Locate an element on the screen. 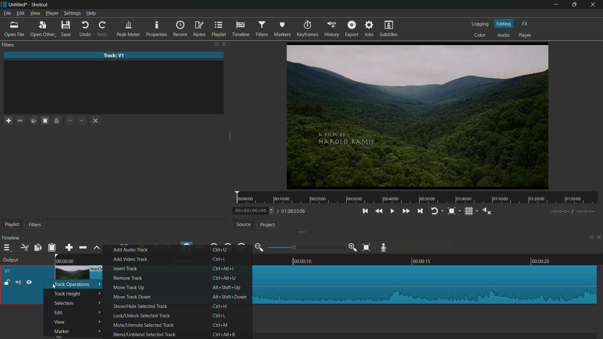 The width and height of the screenshot is (603, 339). mute is located at coordinates (17, 282).